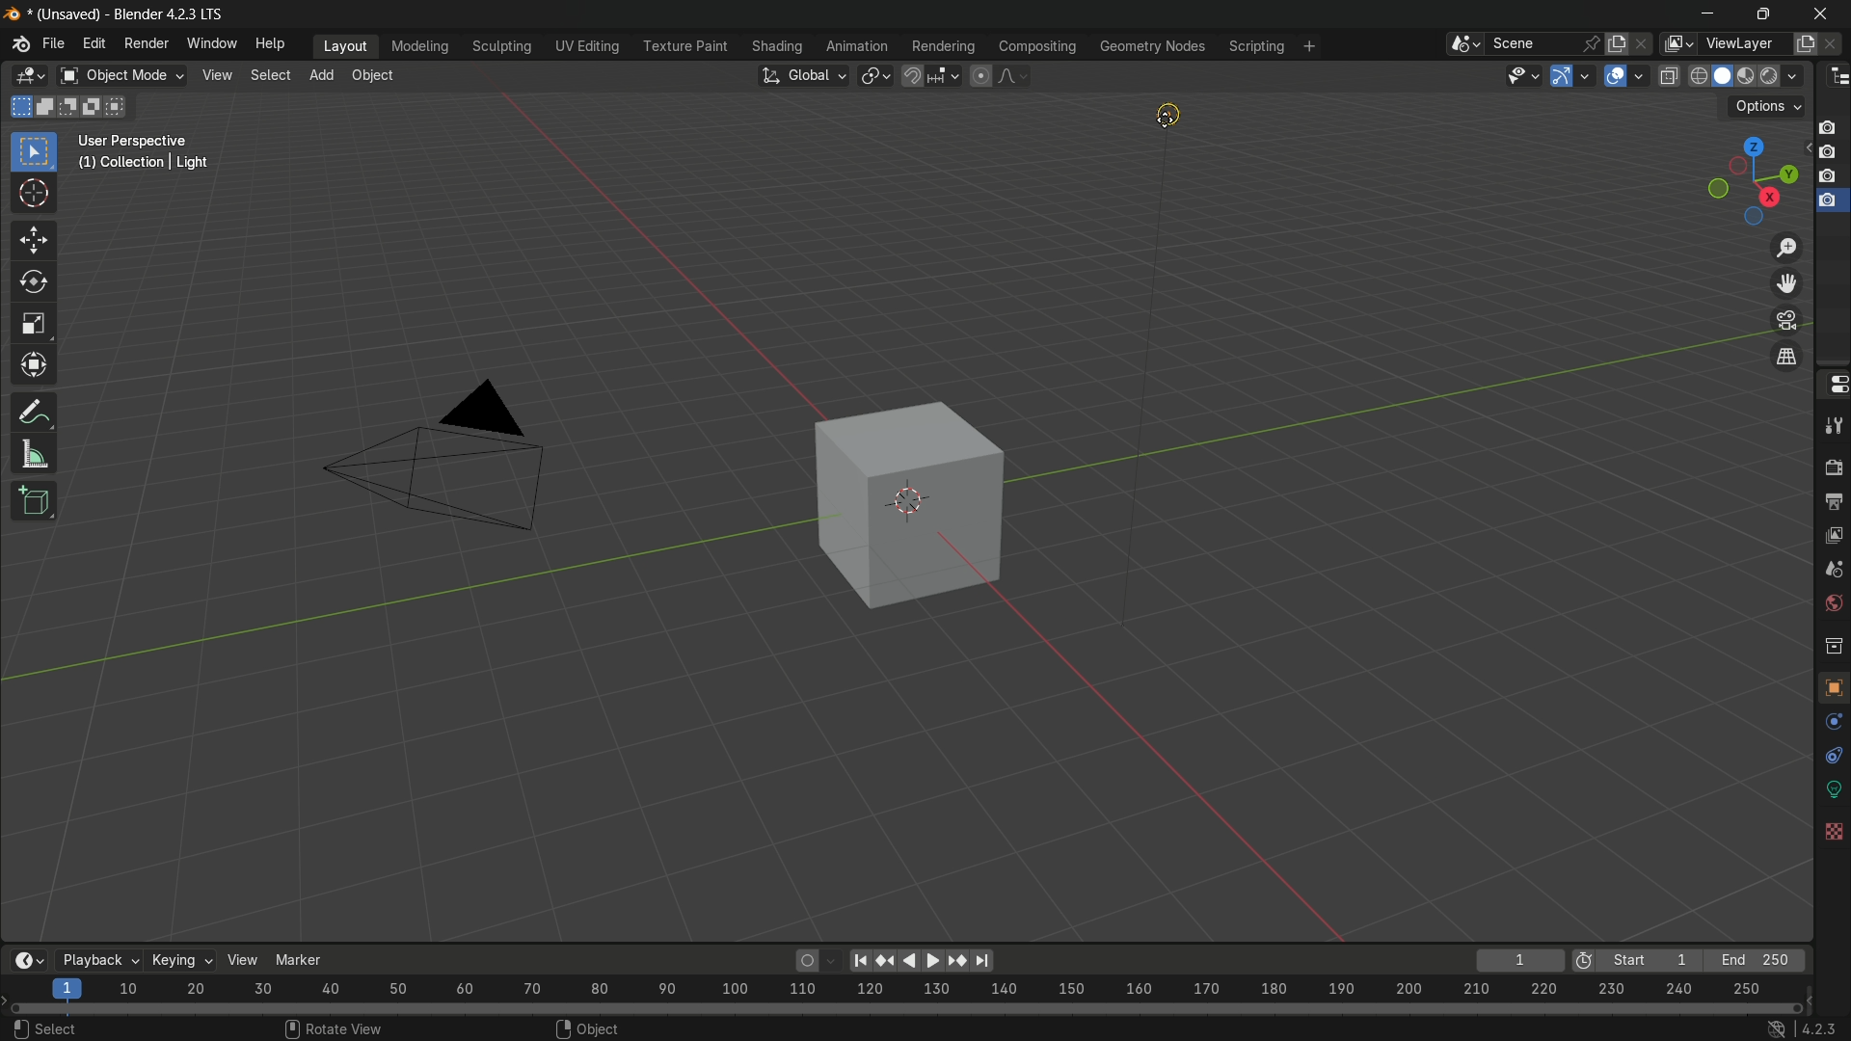 The width and height of the screenshot is (1851, 1041). Describe the element at coordinates (1715, 16) in the screenshot. I see `minimize` at that location.